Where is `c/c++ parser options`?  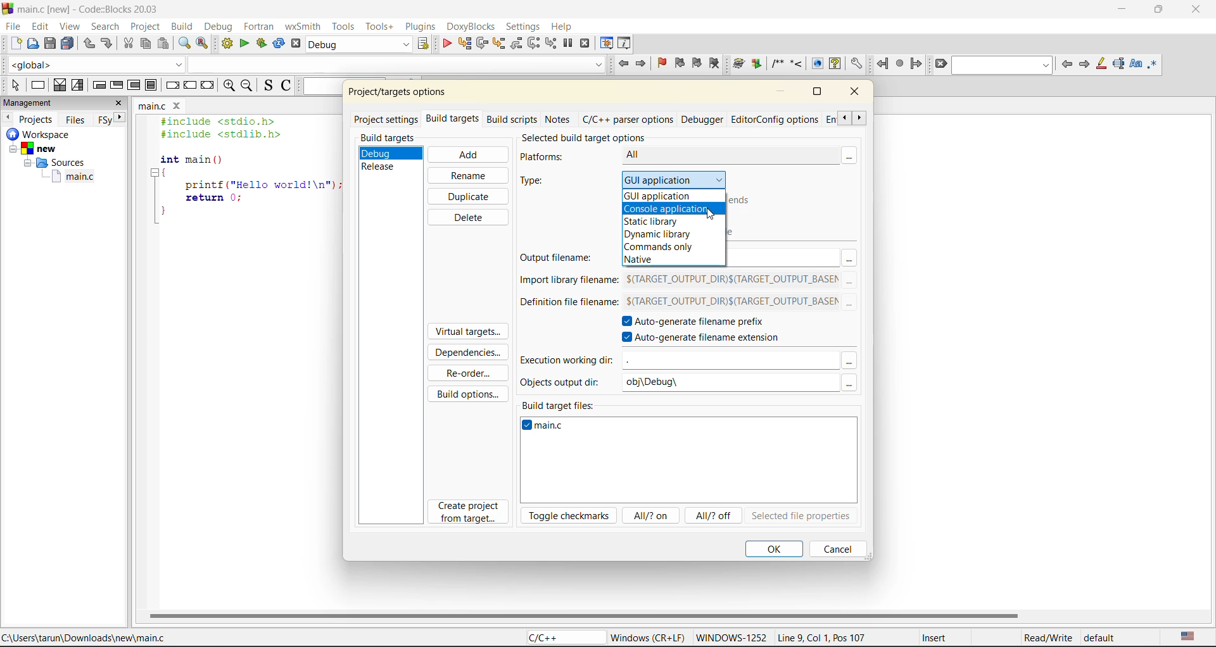
c/c++ parser options is located at coordinates (627, 120).